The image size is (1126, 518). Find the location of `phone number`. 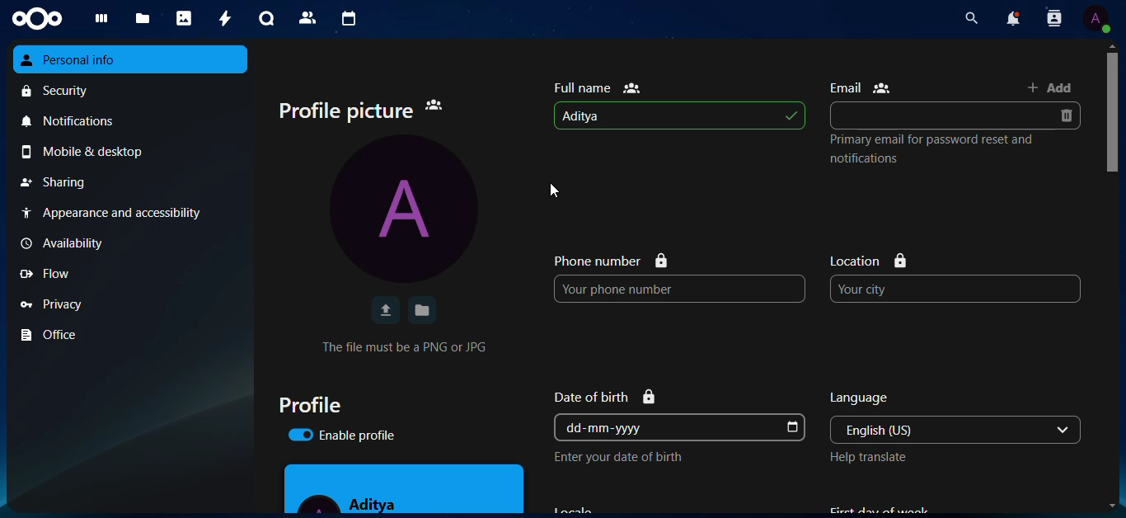

phone number is located at coordinates (611, 260).